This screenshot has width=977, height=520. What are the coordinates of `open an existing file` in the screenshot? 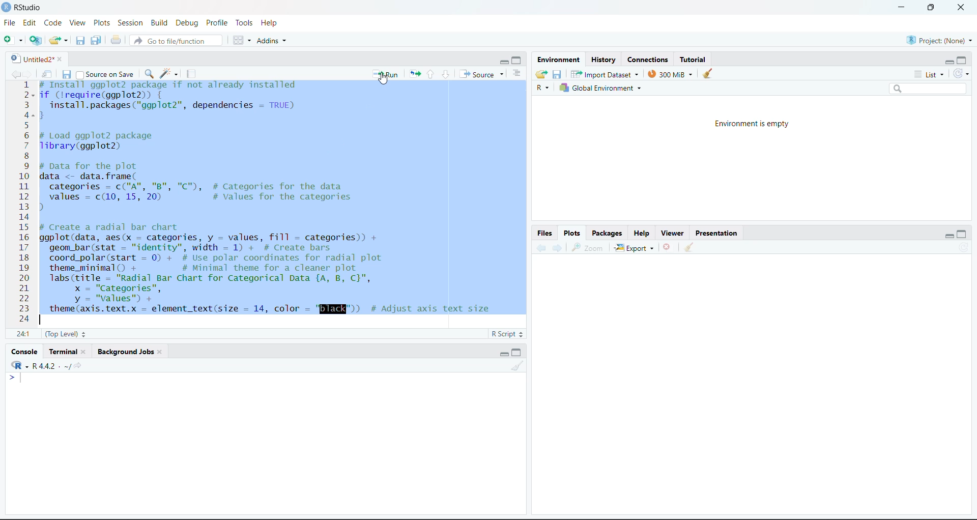 It's located at (58, 39).